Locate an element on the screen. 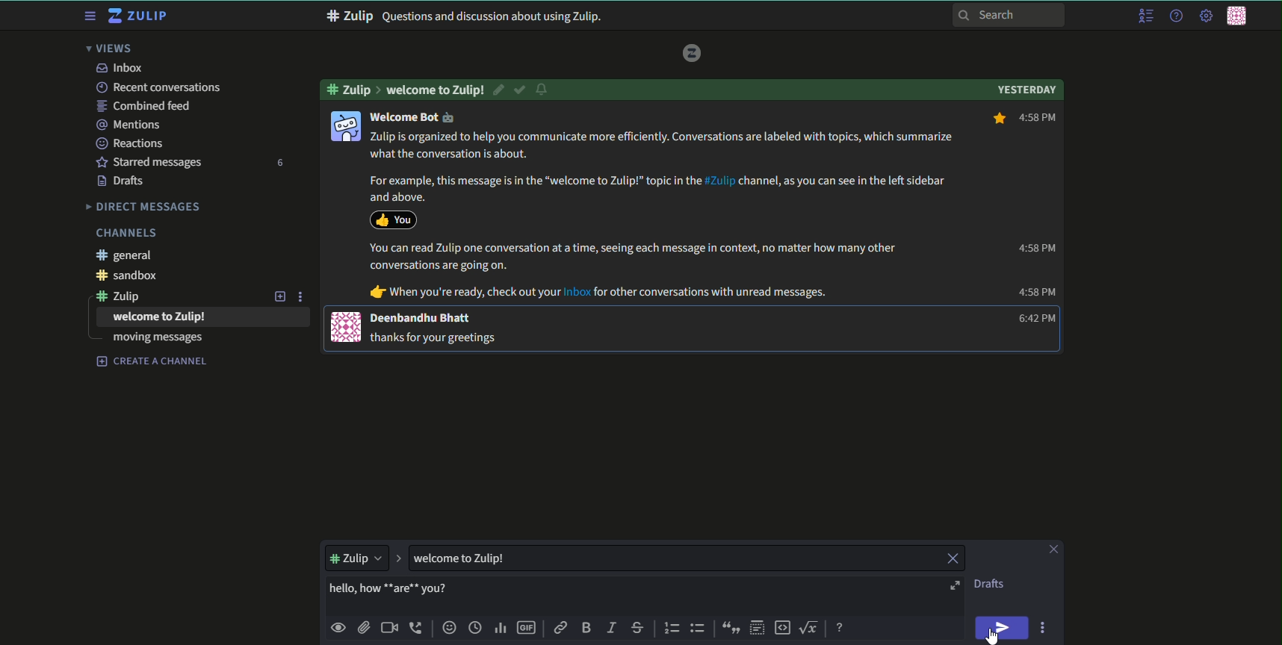  # Zulip Questions and discussion about using Zulip. is located at coordinates (465, 16).